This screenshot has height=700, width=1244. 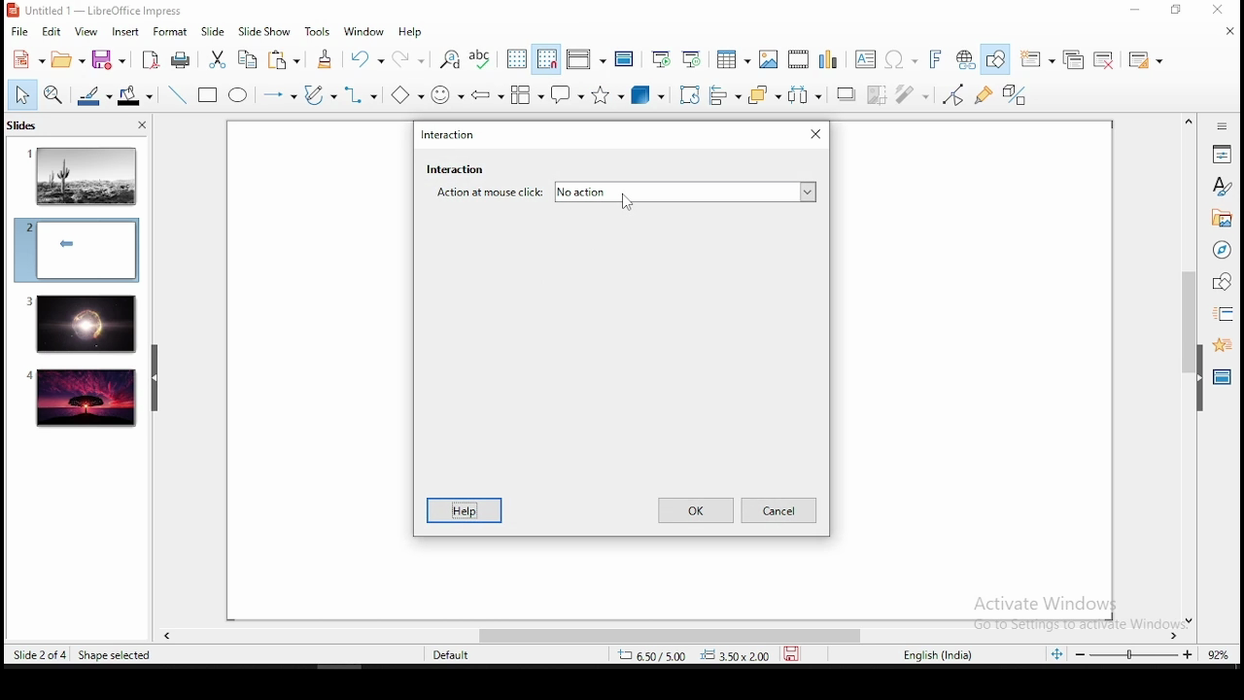 What do you see at coordinates (846, 92) in the screenshot?
I see `shadow` at bounding box center [846, 92].